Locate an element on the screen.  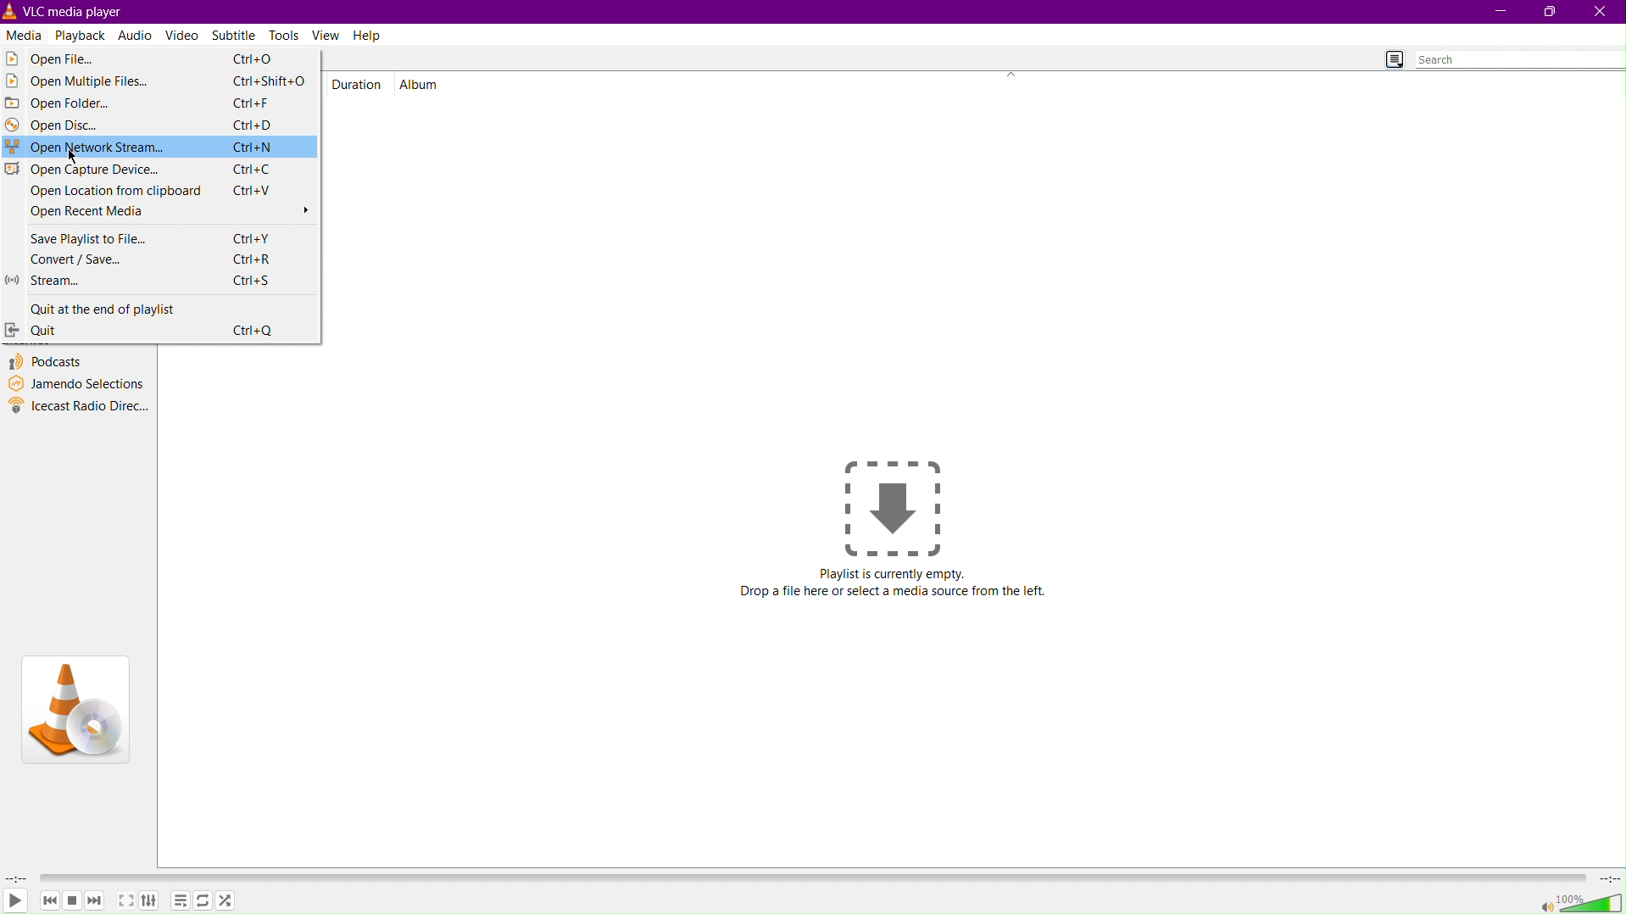
Close is located at coordinates (1601, 12).